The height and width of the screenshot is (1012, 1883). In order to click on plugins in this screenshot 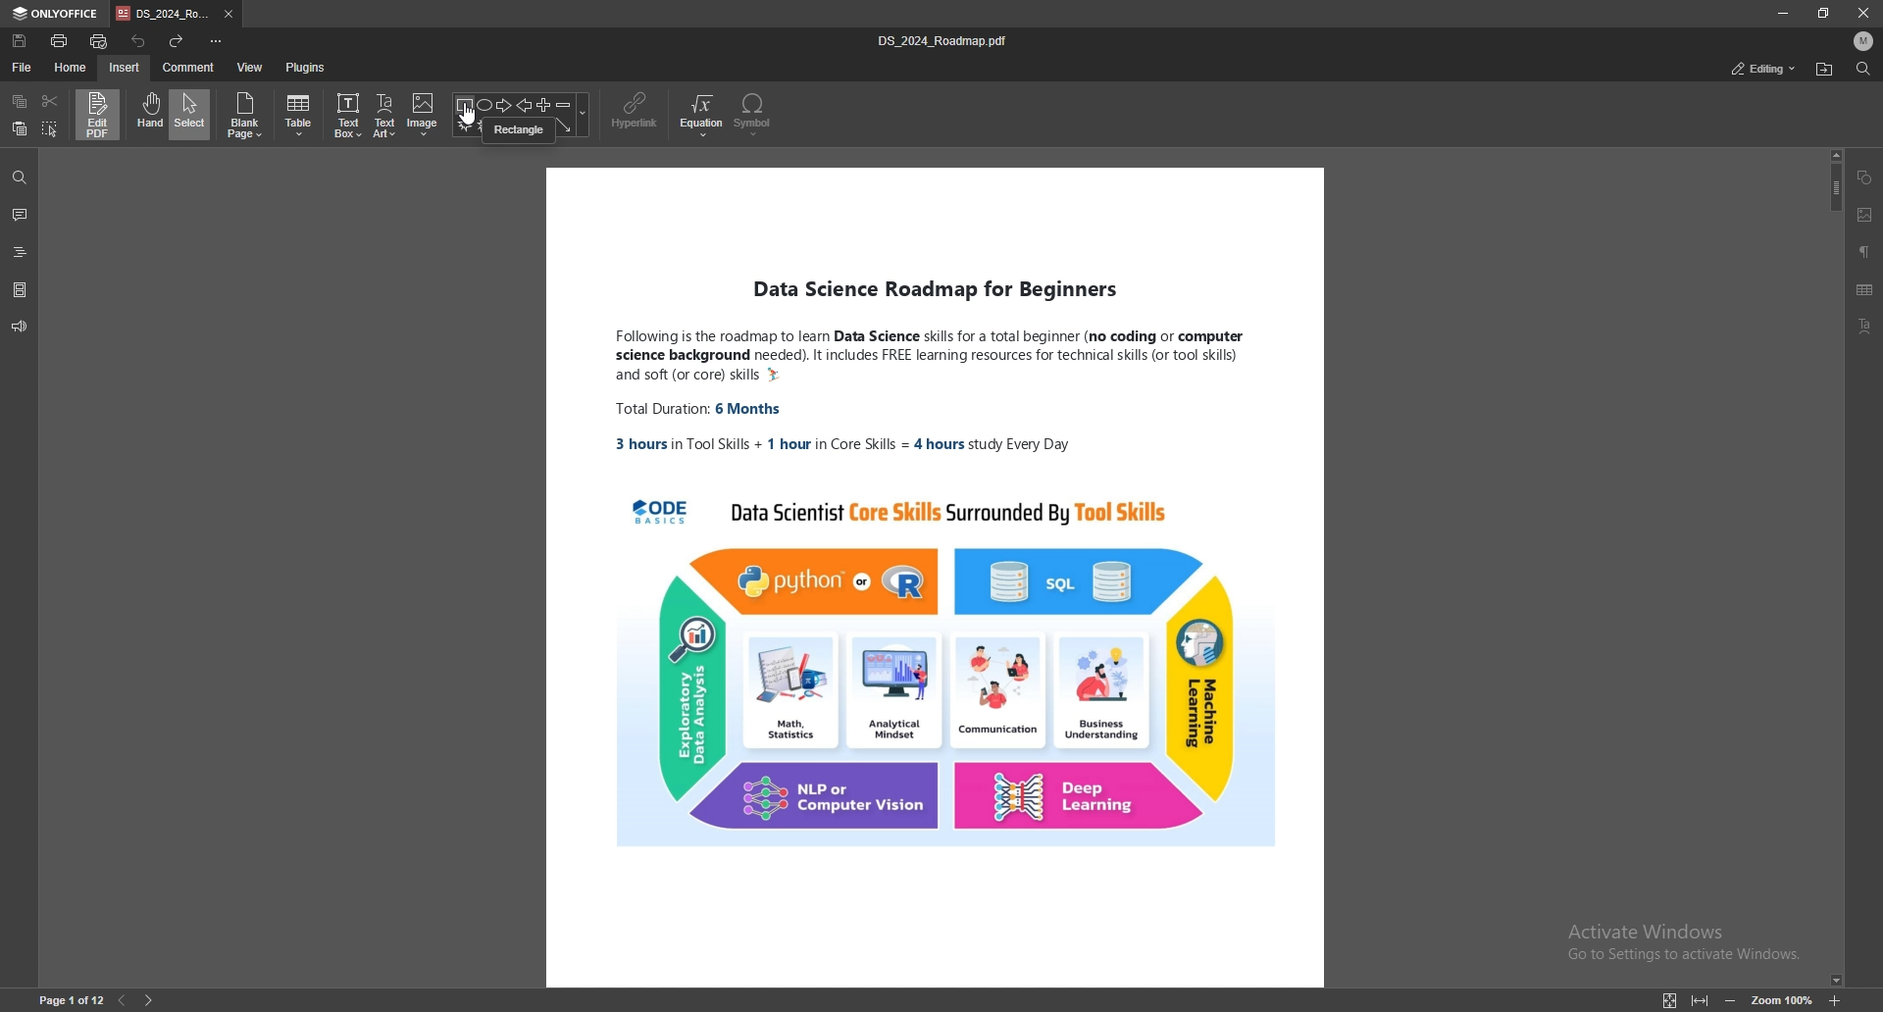, I will do `click(305, 68)`.